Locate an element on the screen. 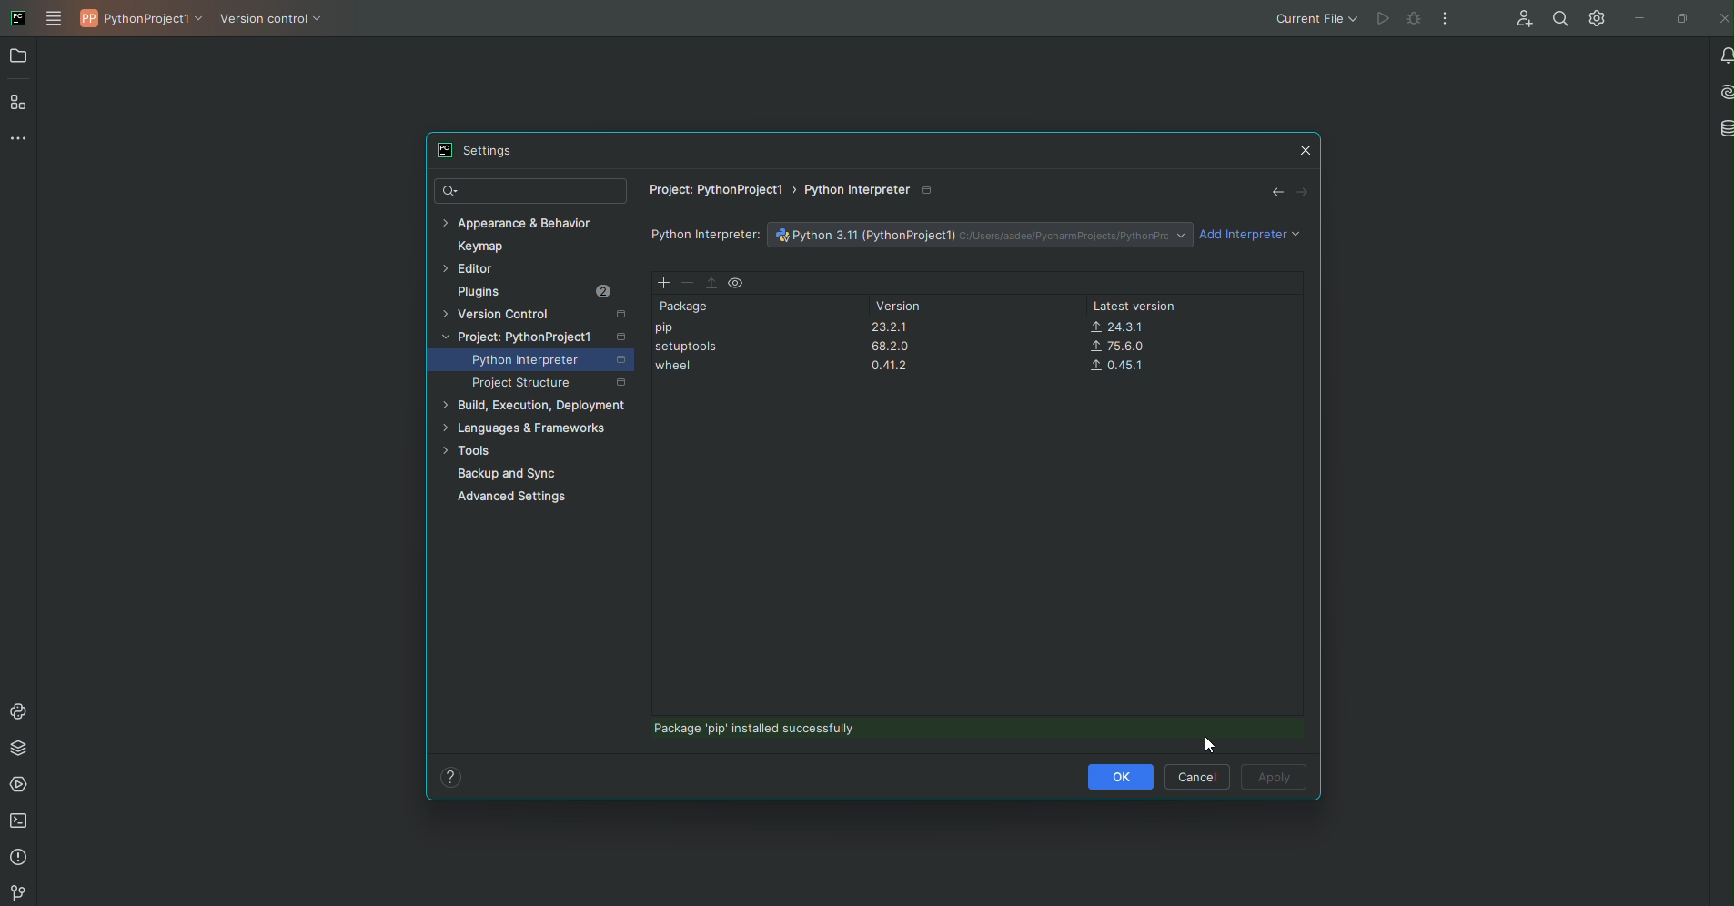  wheel is located at coordinates (675, 368).